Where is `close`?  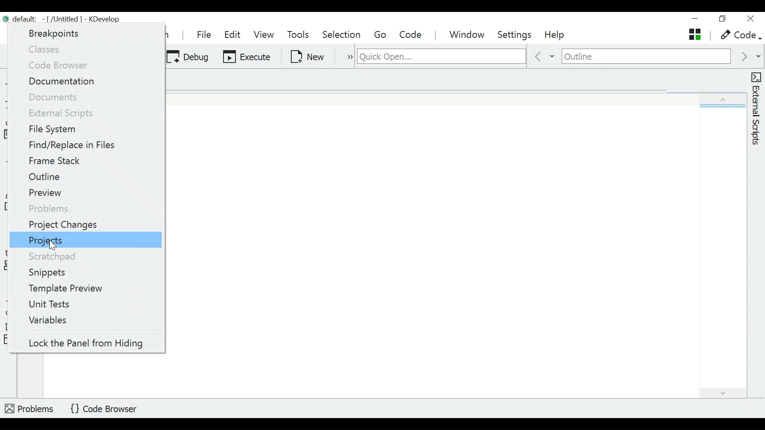
close is located at coordinates (751, 19).